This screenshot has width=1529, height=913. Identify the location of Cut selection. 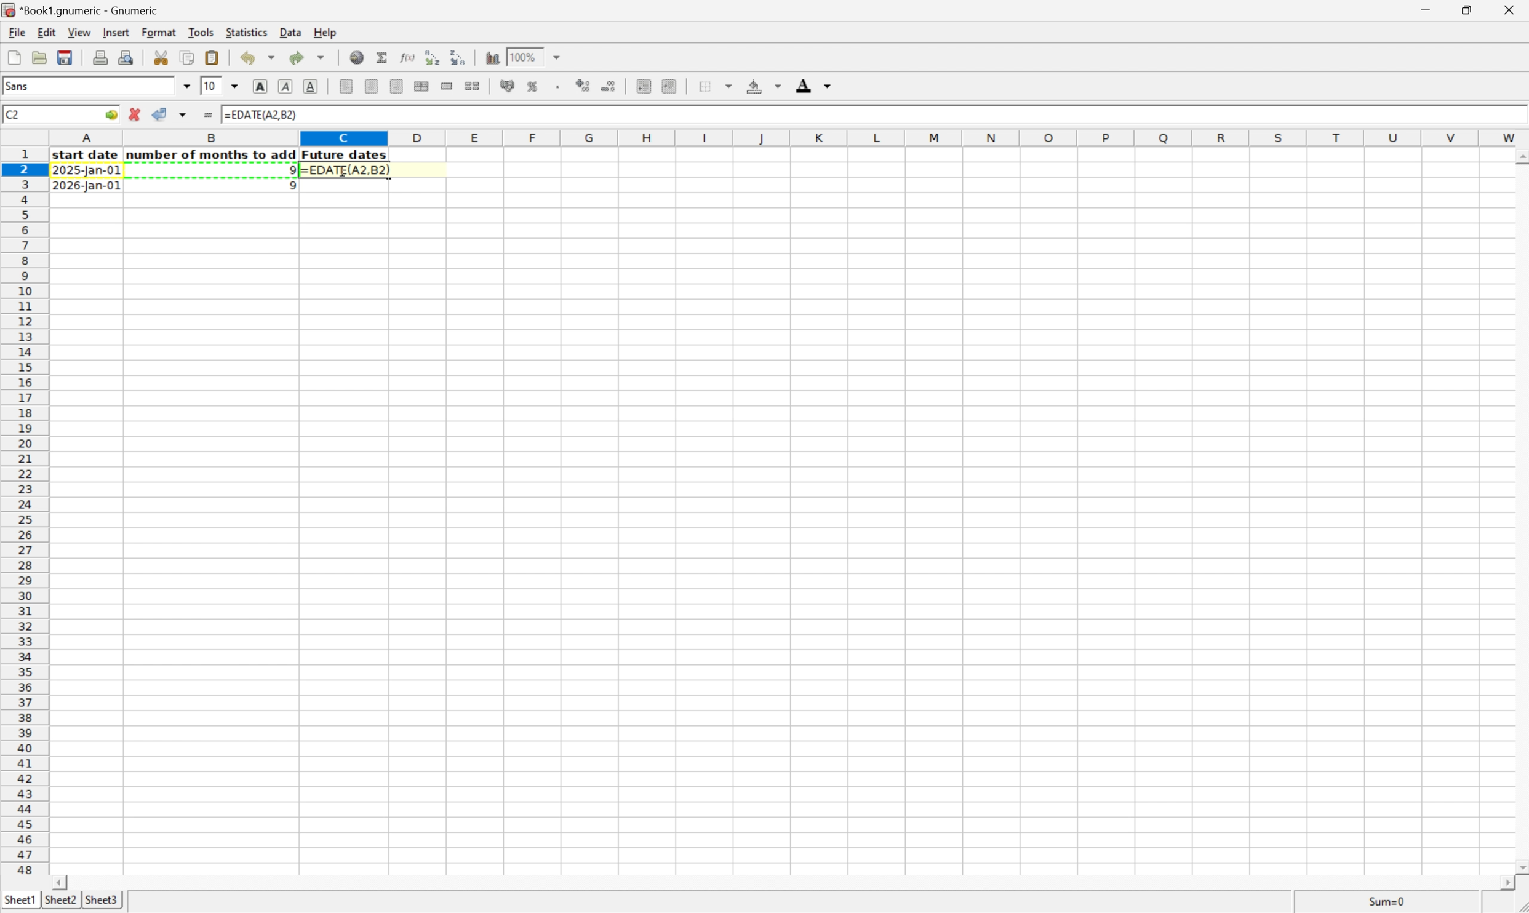
(162, 56).